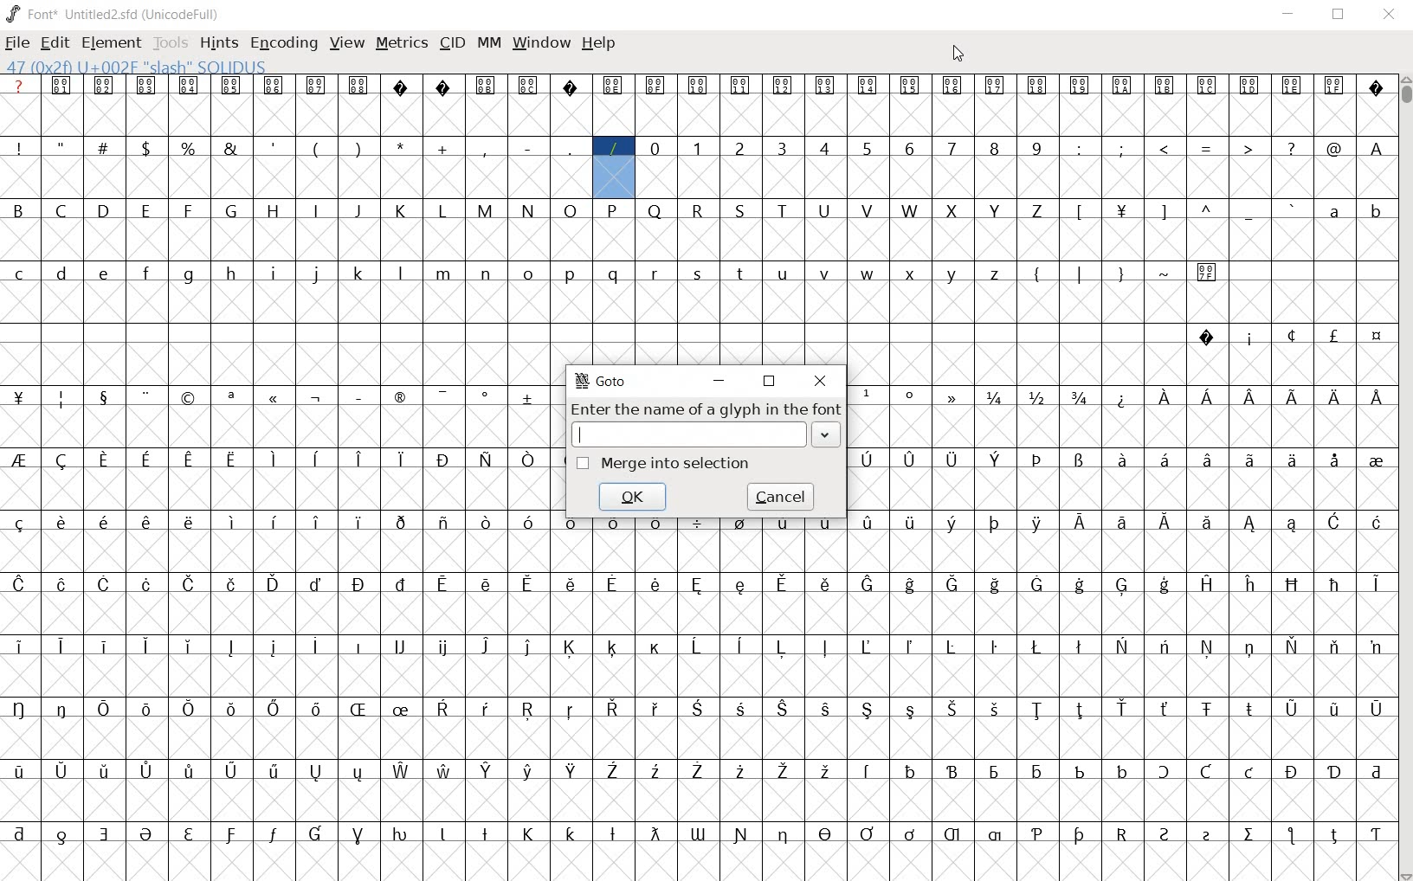 This screenshot has width=1413, height=881. I want to click on glyph, so click(1337, 398).